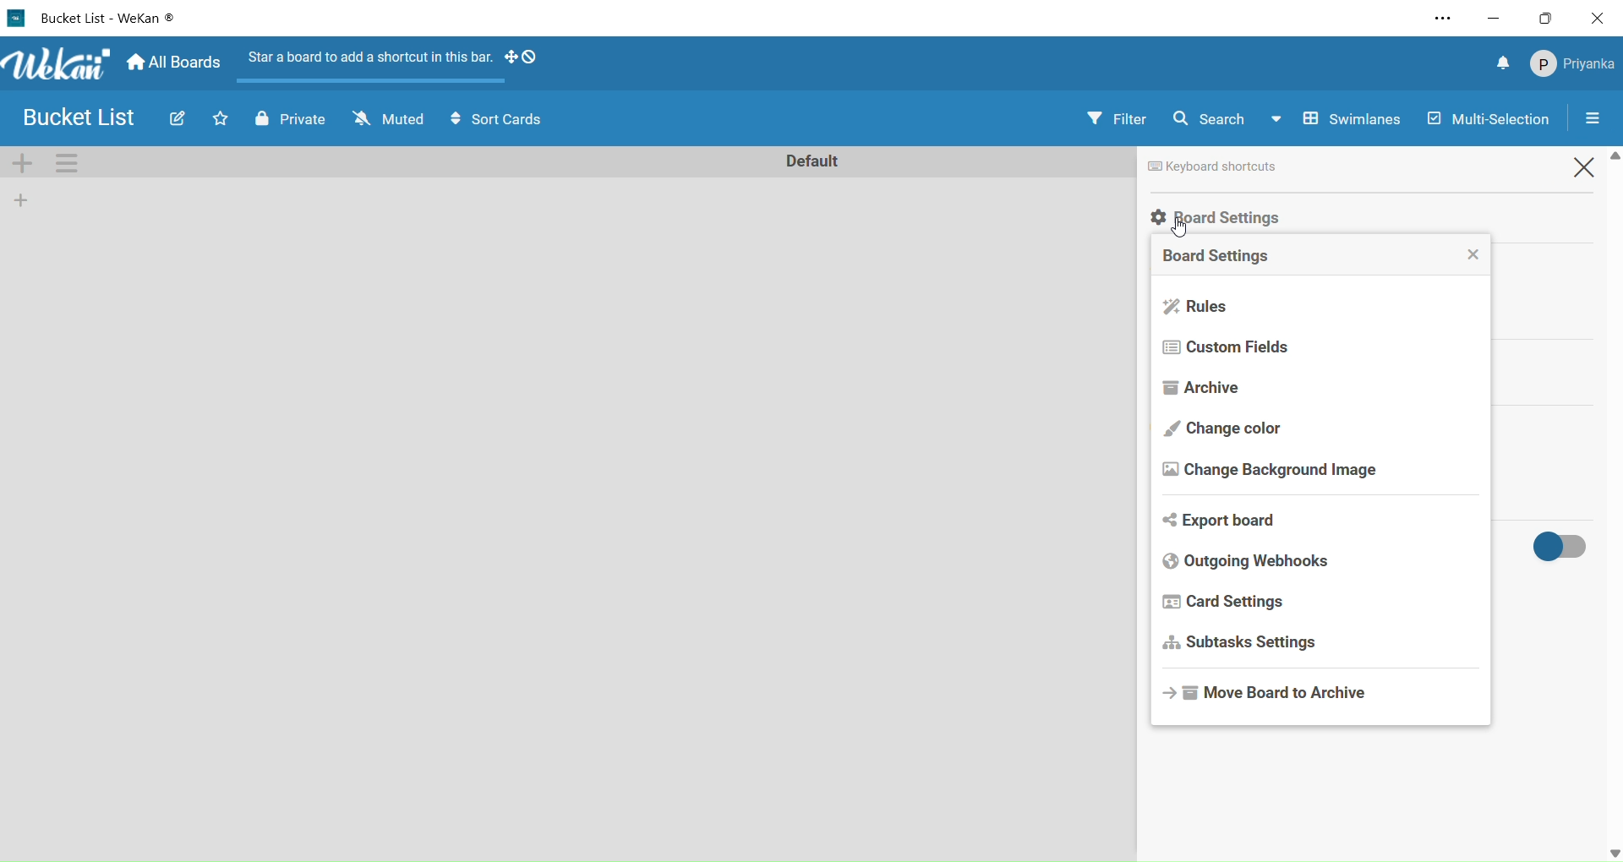 The height and width of the screenshot is (862, 1623). I want to click on board name, so click(84, 117).